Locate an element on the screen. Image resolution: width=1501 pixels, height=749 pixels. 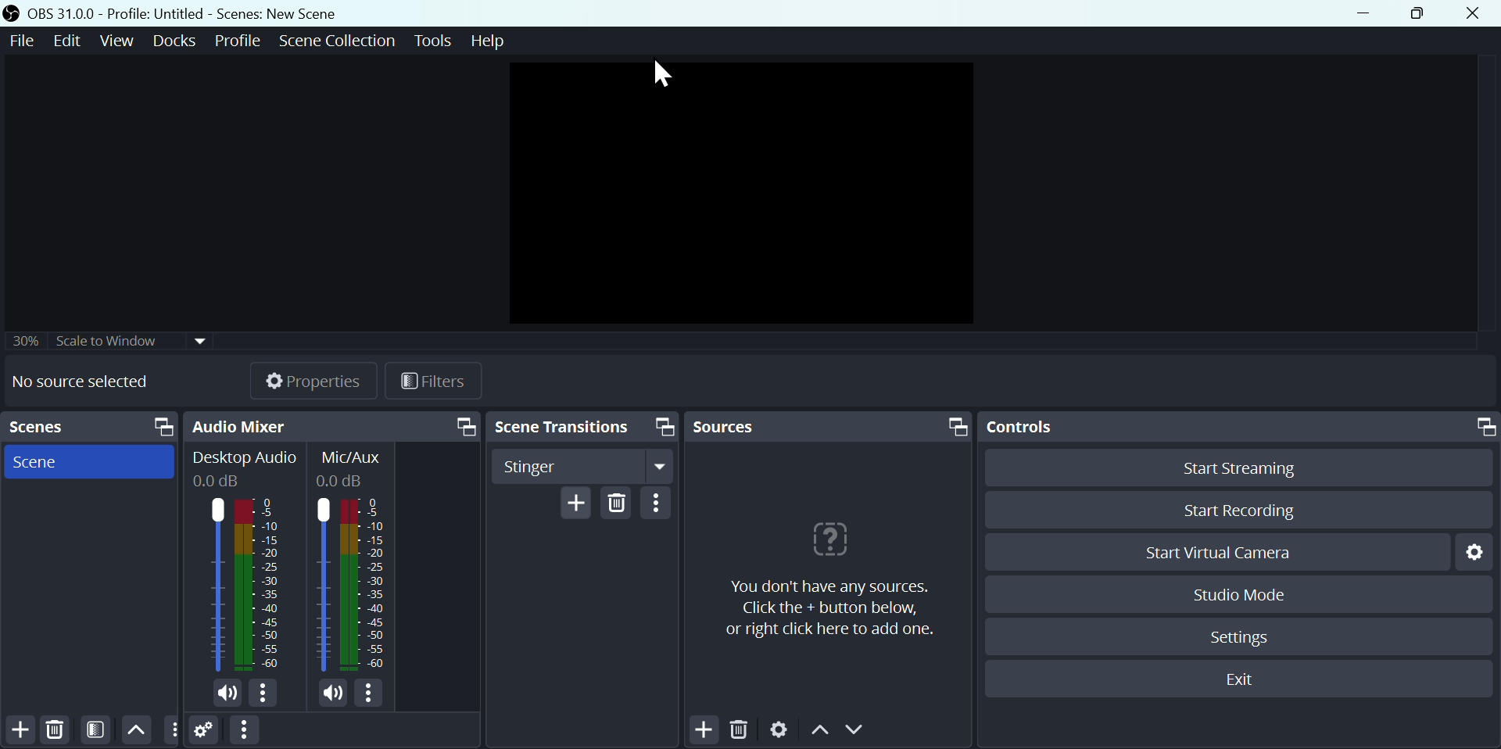
 is located at coordinates (239, 38).